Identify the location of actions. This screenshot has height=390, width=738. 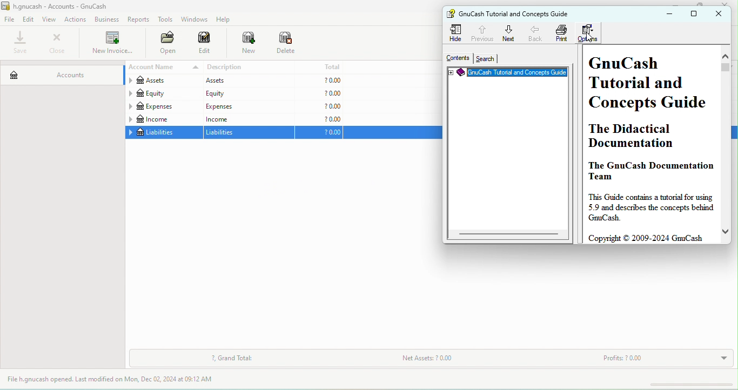
(77, 19).